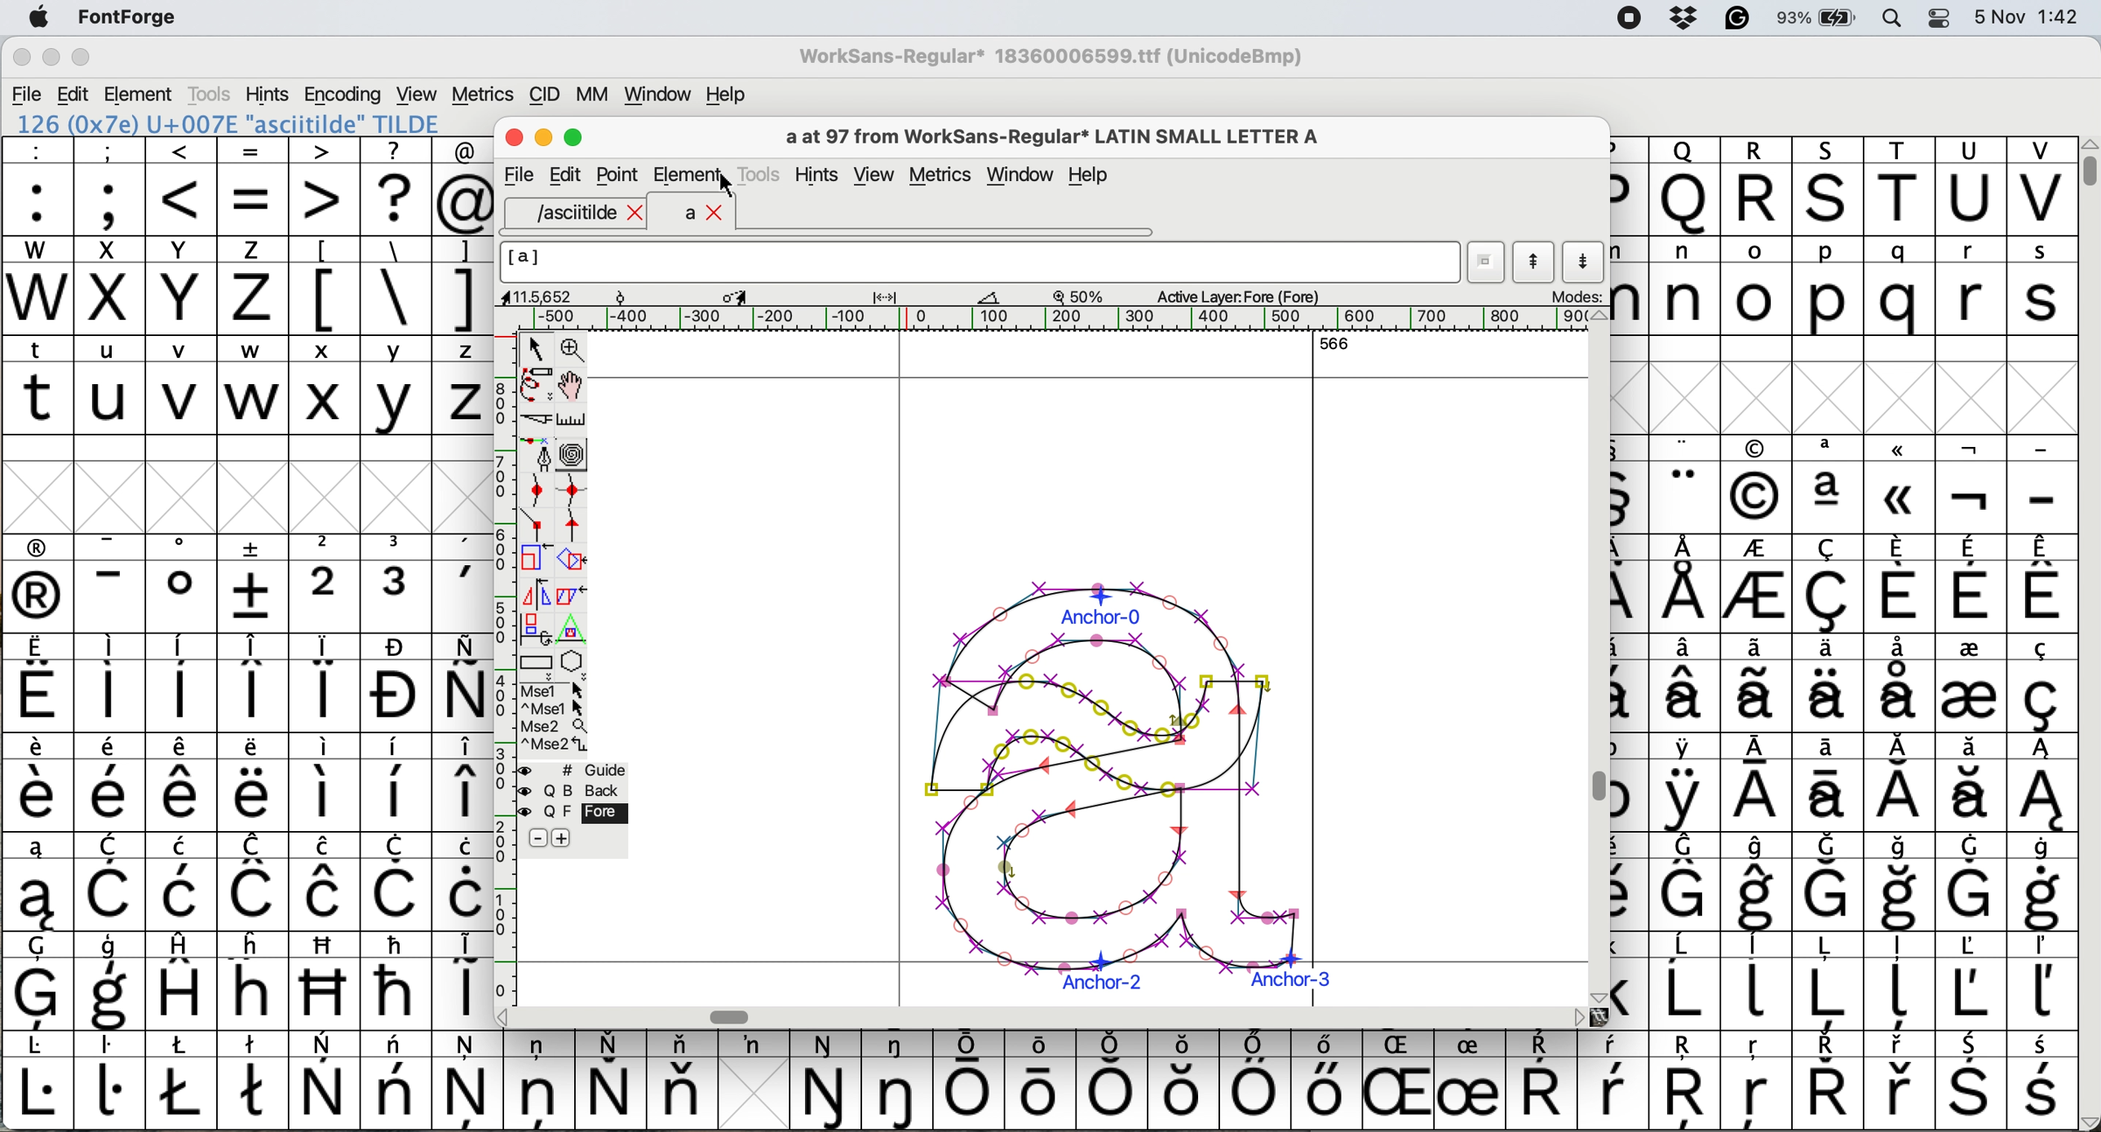  What do you see at coordinates (542, 95) in the screenshot?
I see `cid` at bounding box center [542, 95].